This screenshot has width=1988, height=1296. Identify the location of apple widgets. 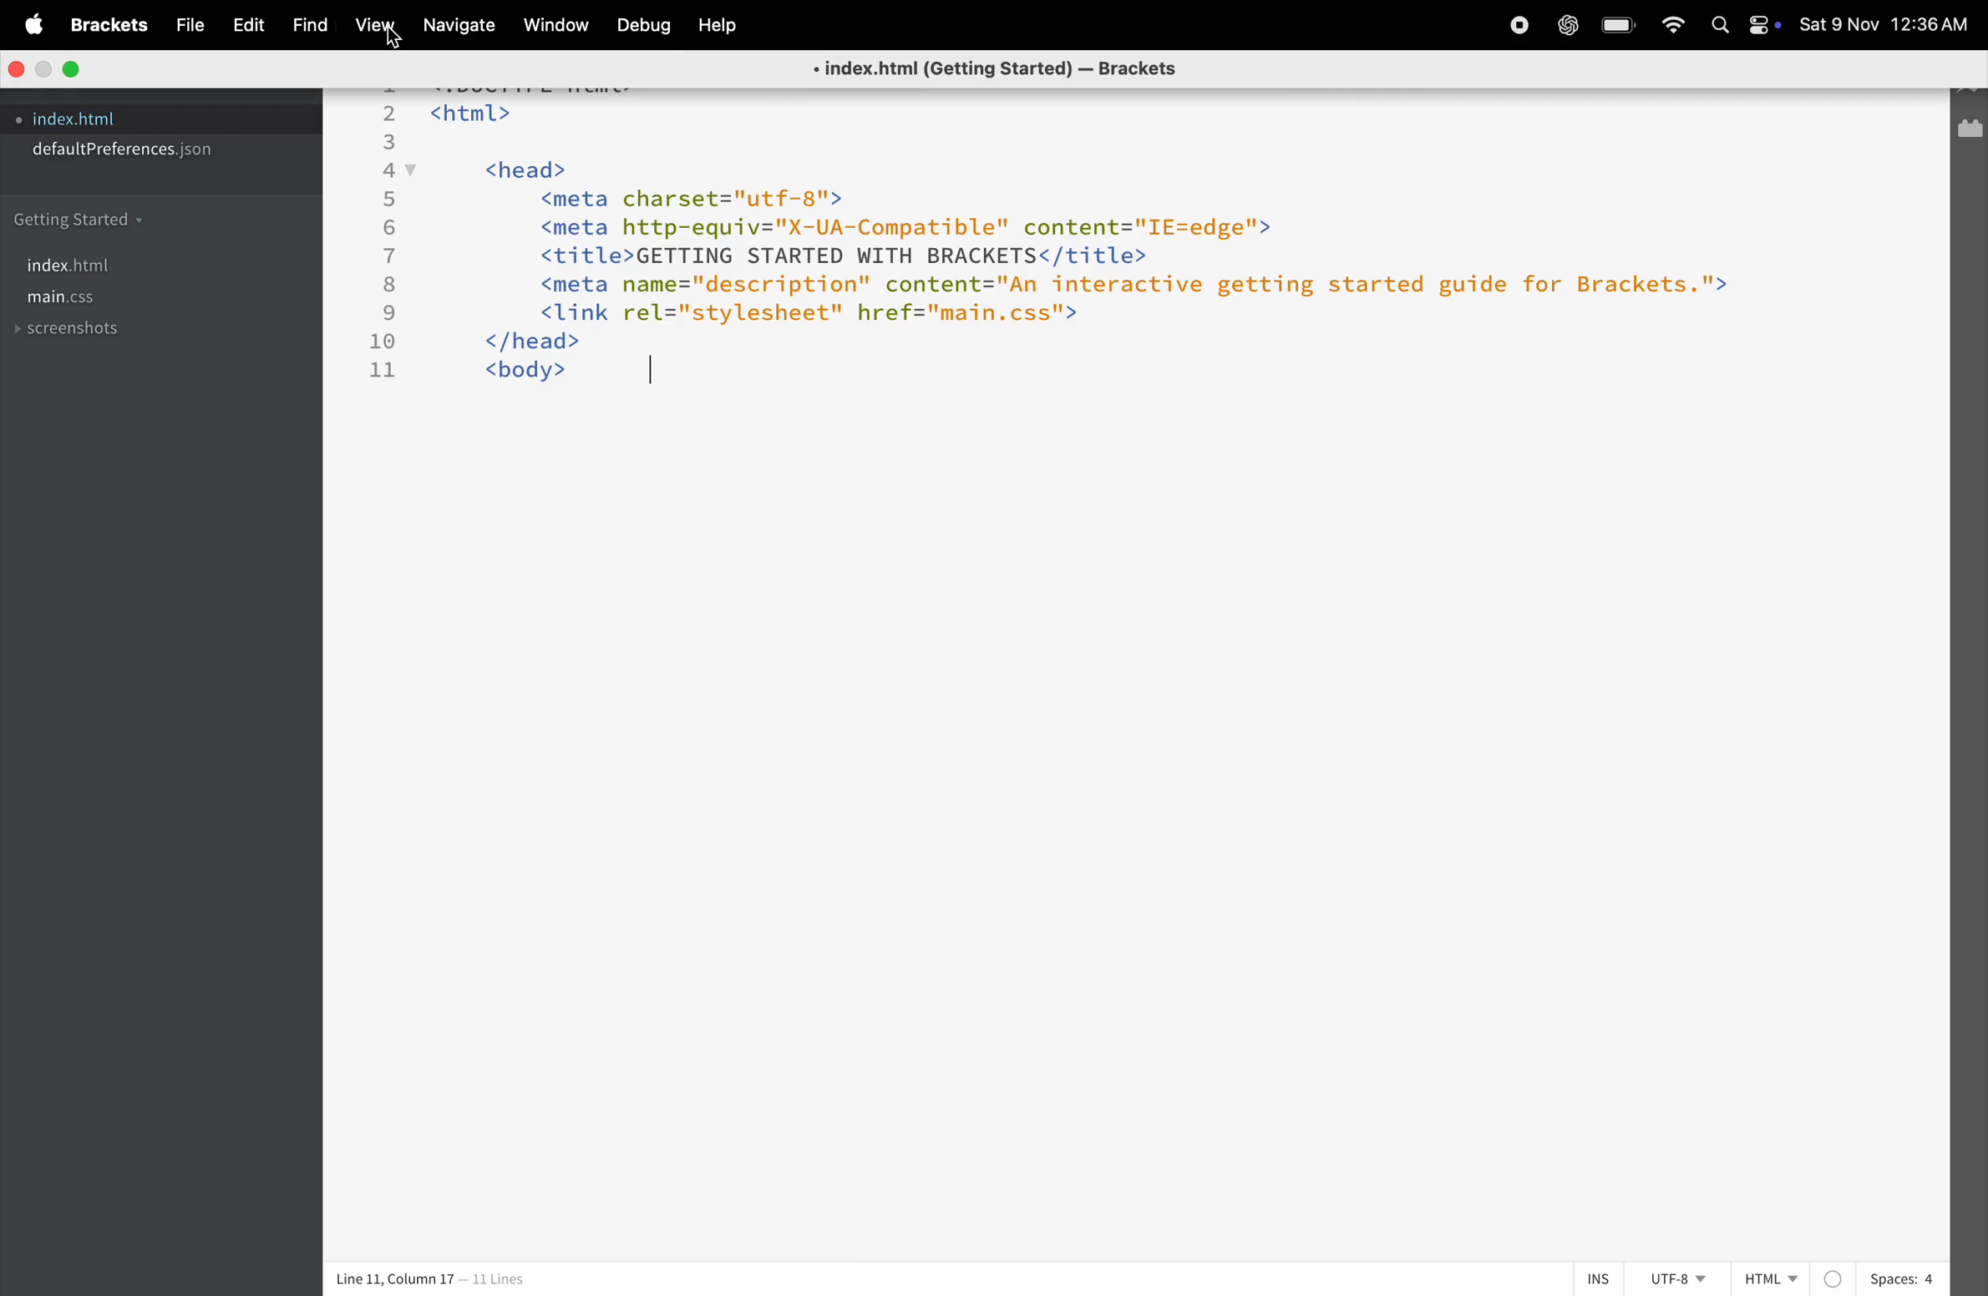
(1747, 27).